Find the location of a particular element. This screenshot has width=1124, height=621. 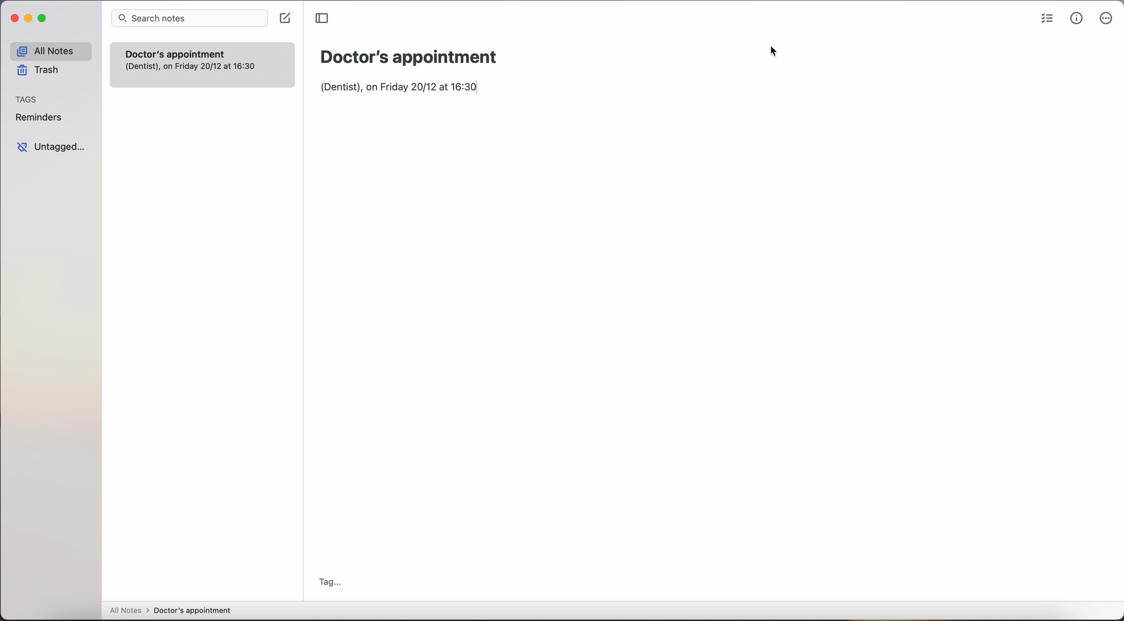

check list is located at coordinates (1045, 20).